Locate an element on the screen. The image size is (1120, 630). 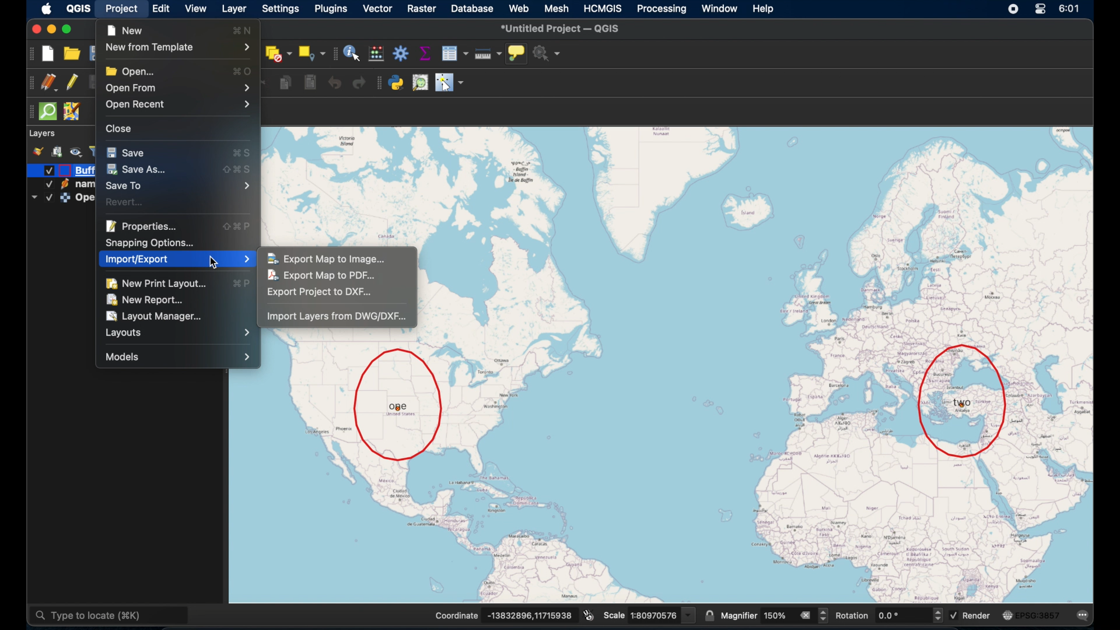
drag handle is located at coordinates (335, 53).